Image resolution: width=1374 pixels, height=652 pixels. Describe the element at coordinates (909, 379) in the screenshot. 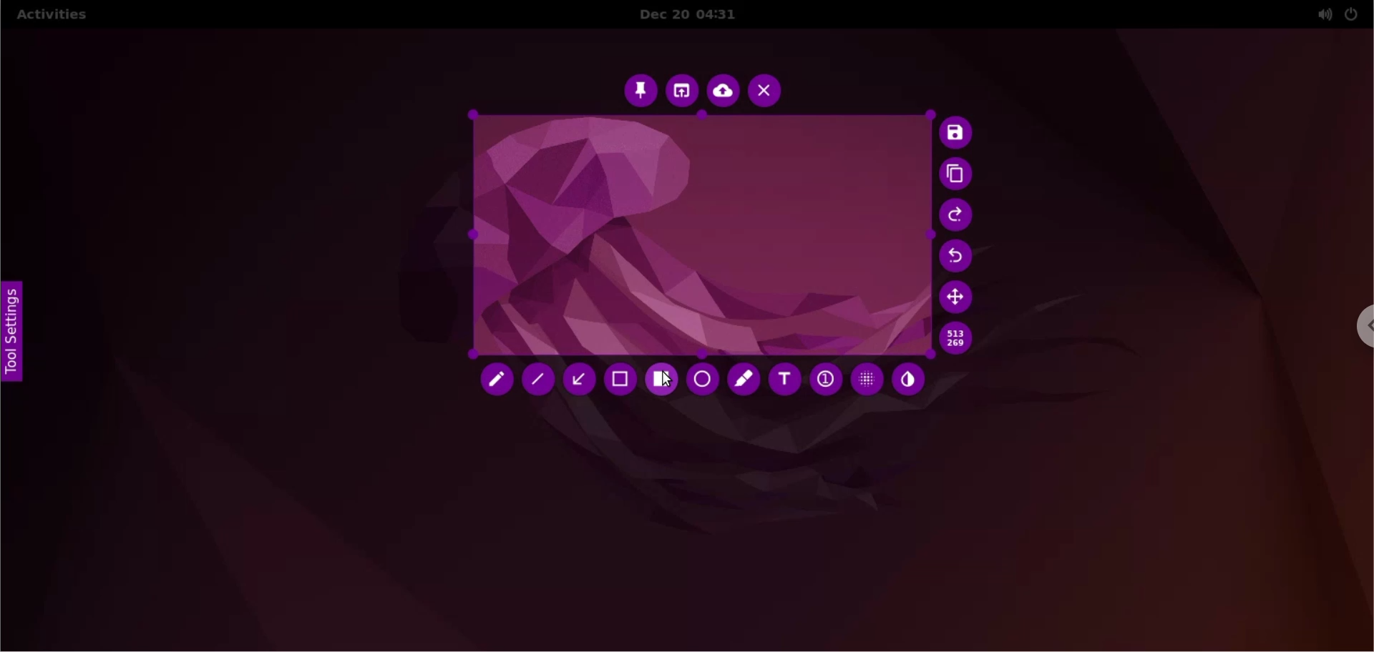

I see `inverter tool` at that location.